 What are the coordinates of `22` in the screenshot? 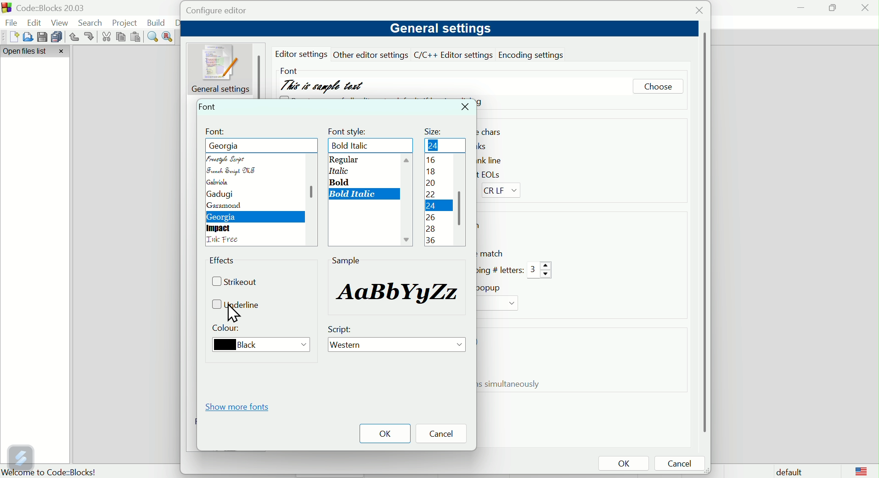 It's located at (433, 195).